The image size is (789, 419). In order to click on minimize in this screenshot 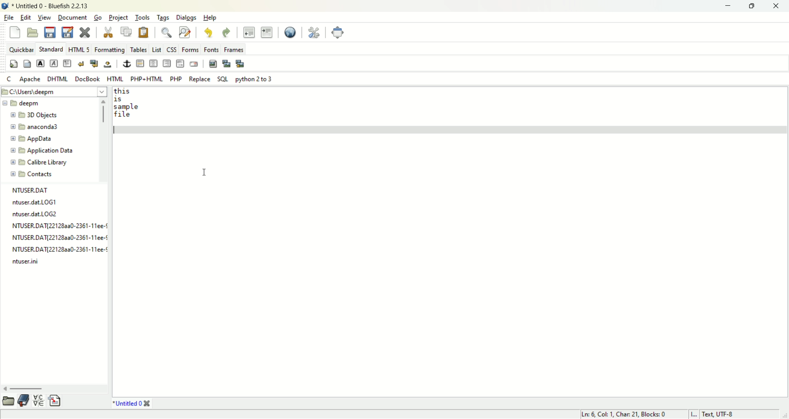, I will do `click(728, 7)`.